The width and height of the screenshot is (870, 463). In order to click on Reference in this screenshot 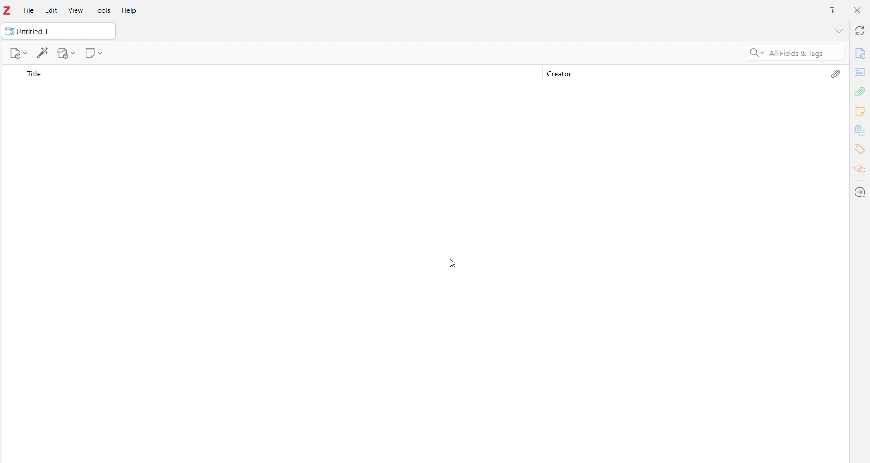, I will do `click(94, 54)`.